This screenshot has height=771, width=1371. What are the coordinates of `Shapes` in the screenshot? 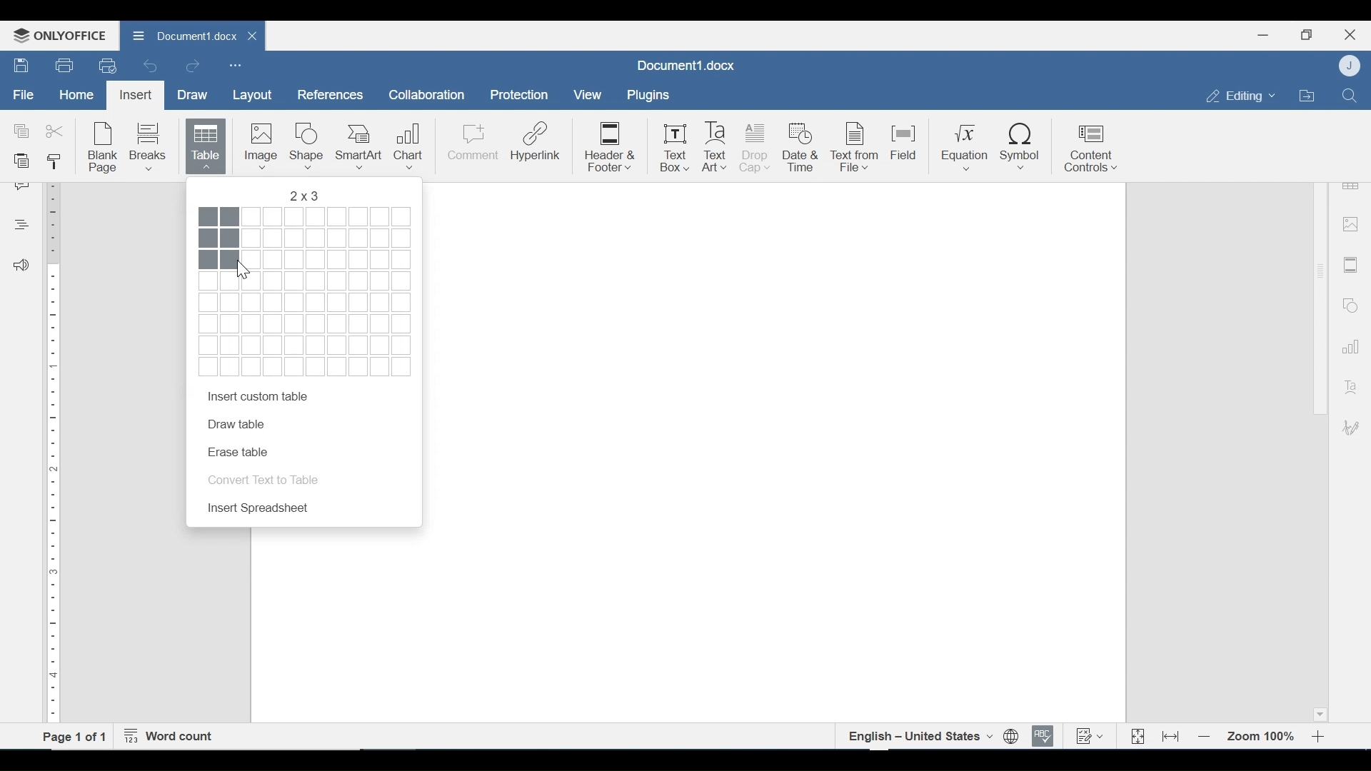 It's located at (1348, 303).